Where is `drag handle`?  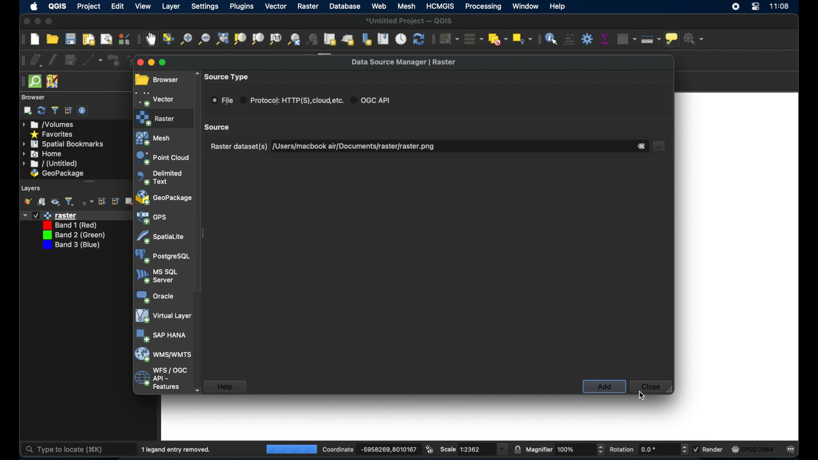
drag handle is located at coordinates (90, 181).